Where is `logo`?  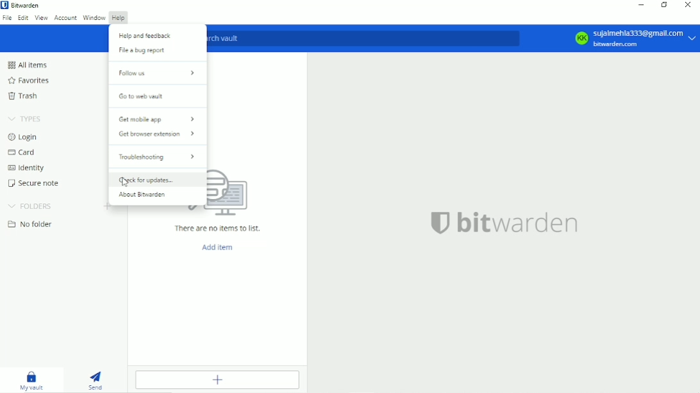
logo is located at coordinates (235, 194).